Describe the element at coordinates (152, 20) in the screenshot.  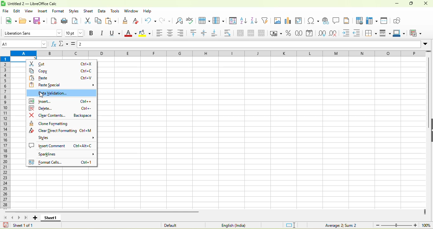
I see `undo` at that location.